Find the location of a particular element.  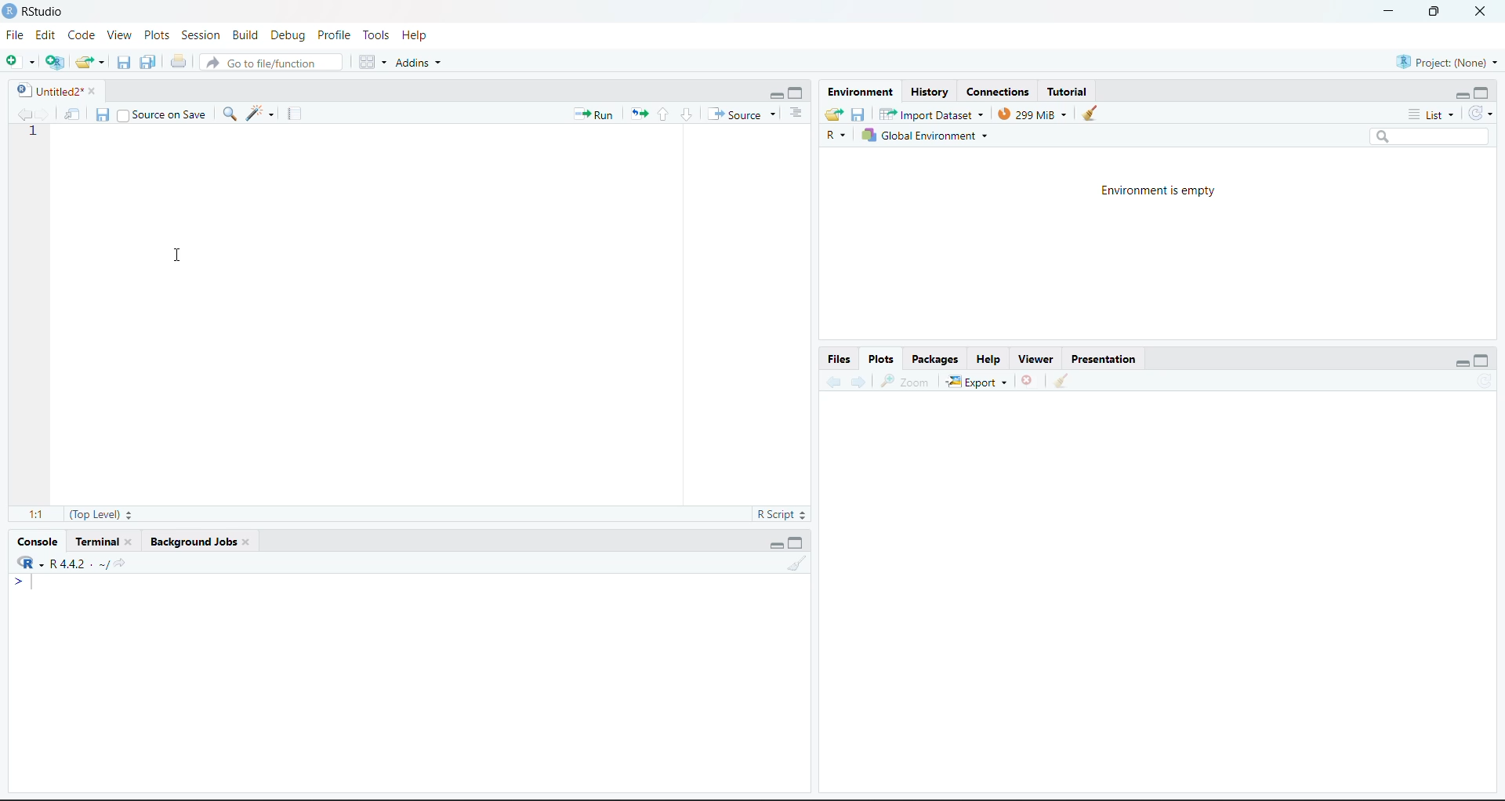

open an existing file is located at coordinates (89, 61).